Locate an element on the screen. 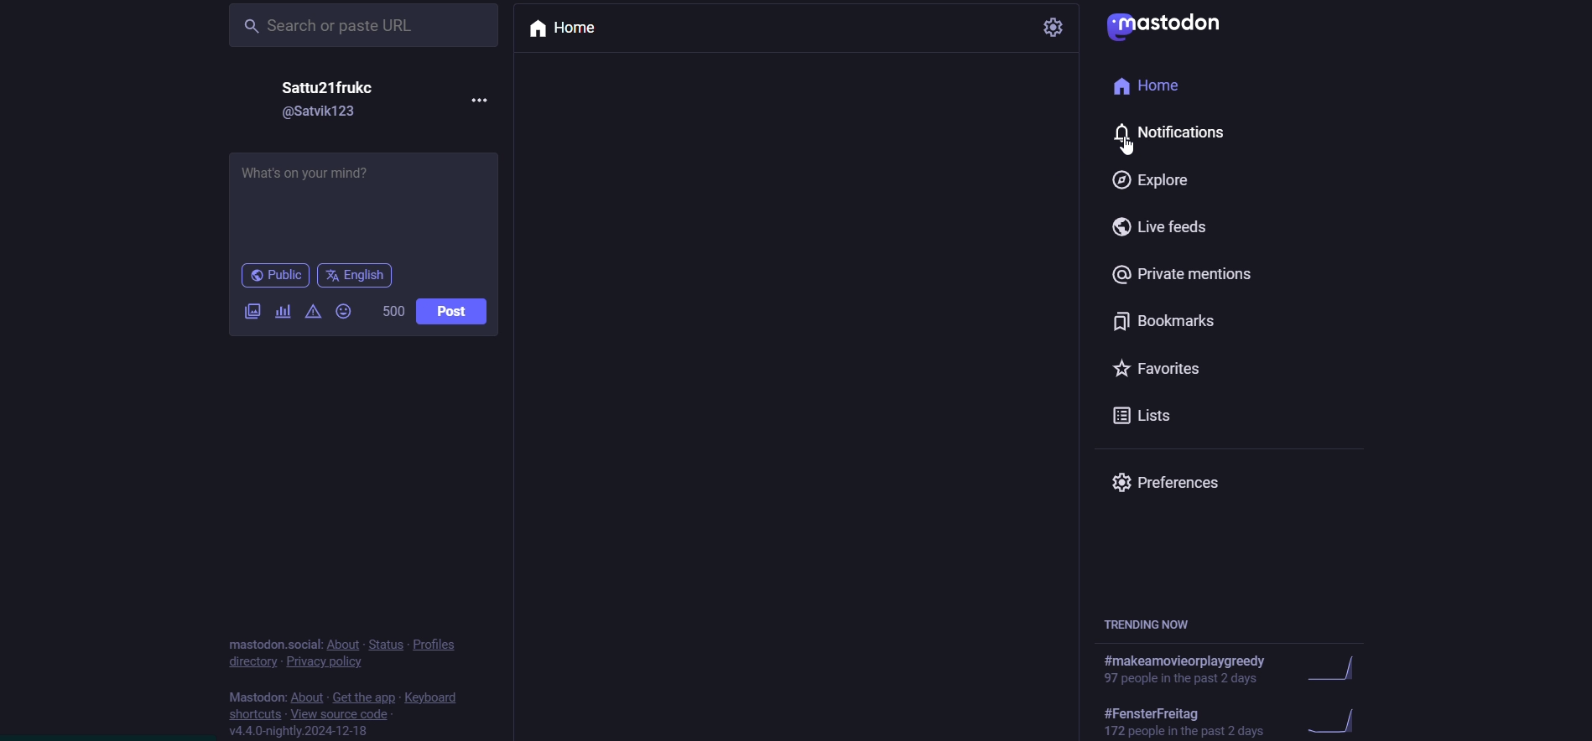 This screenshot has width=1592, height=741. trending graph is located at coordinates (1330, 722).